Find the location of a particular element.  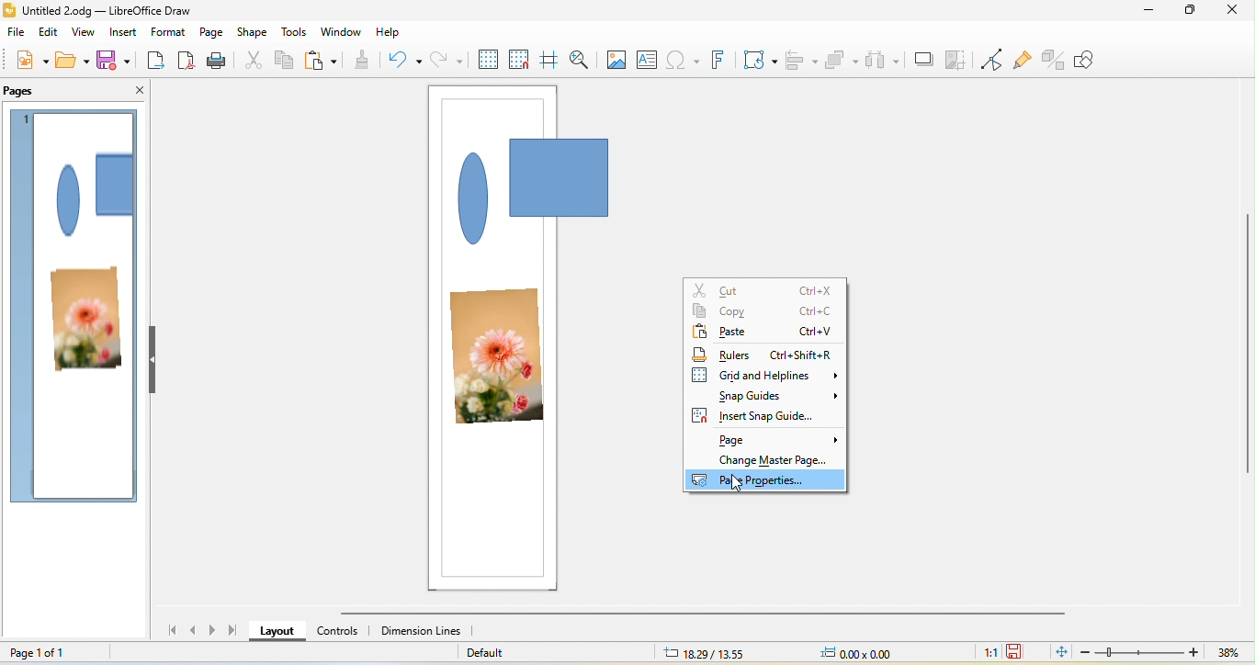

zoom is located at coordinates (1162, 653).